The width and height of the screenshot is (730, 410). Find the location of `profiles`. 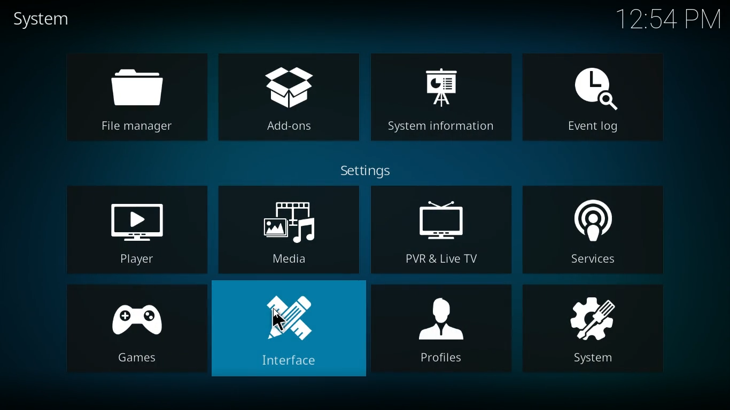

profiles is located at coordinates (441, 330).